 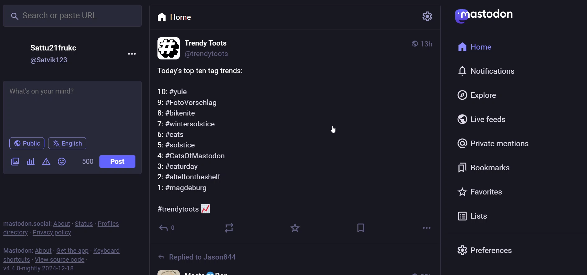 I want to click on shortcut, so click(x=16, y=259).